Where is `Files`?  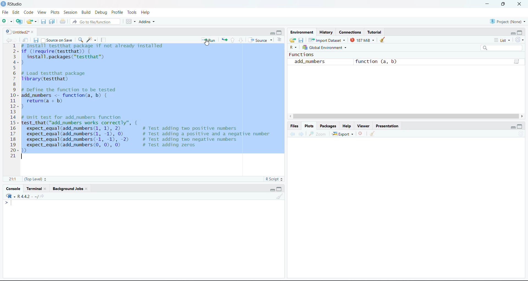 Files is located at coordinates (294, 126).